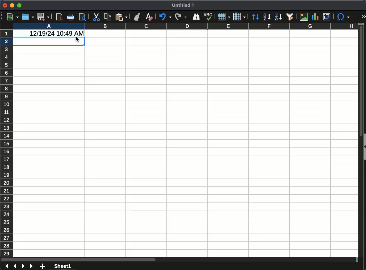 The height and width of the screenshot is (270, 366). What do you see at coordinates (184, 5) in the screenshot?
I see `Untitled 1` at bounding box center [184, 5].